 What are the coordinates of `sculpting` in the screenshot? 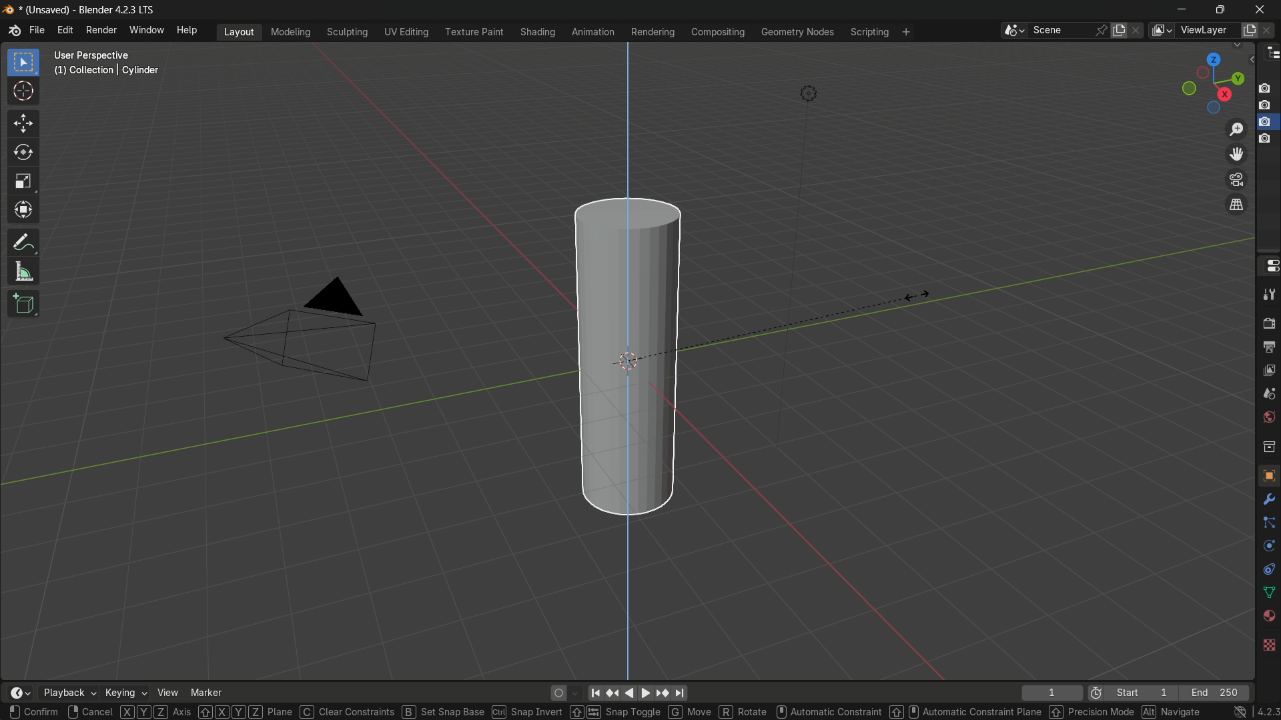 It's located at (348, 32).